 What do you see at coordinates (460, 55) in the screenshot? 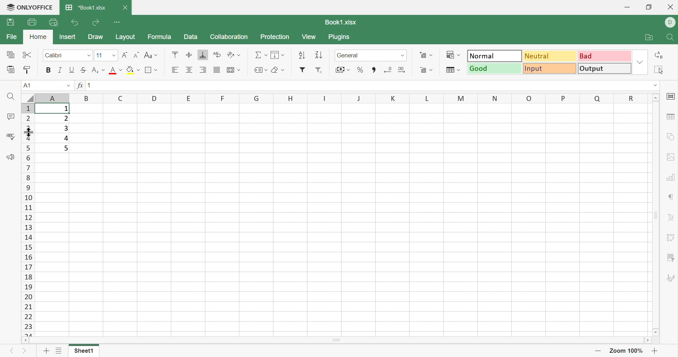
I see `Drop Down` at bounding box center [460, 55].